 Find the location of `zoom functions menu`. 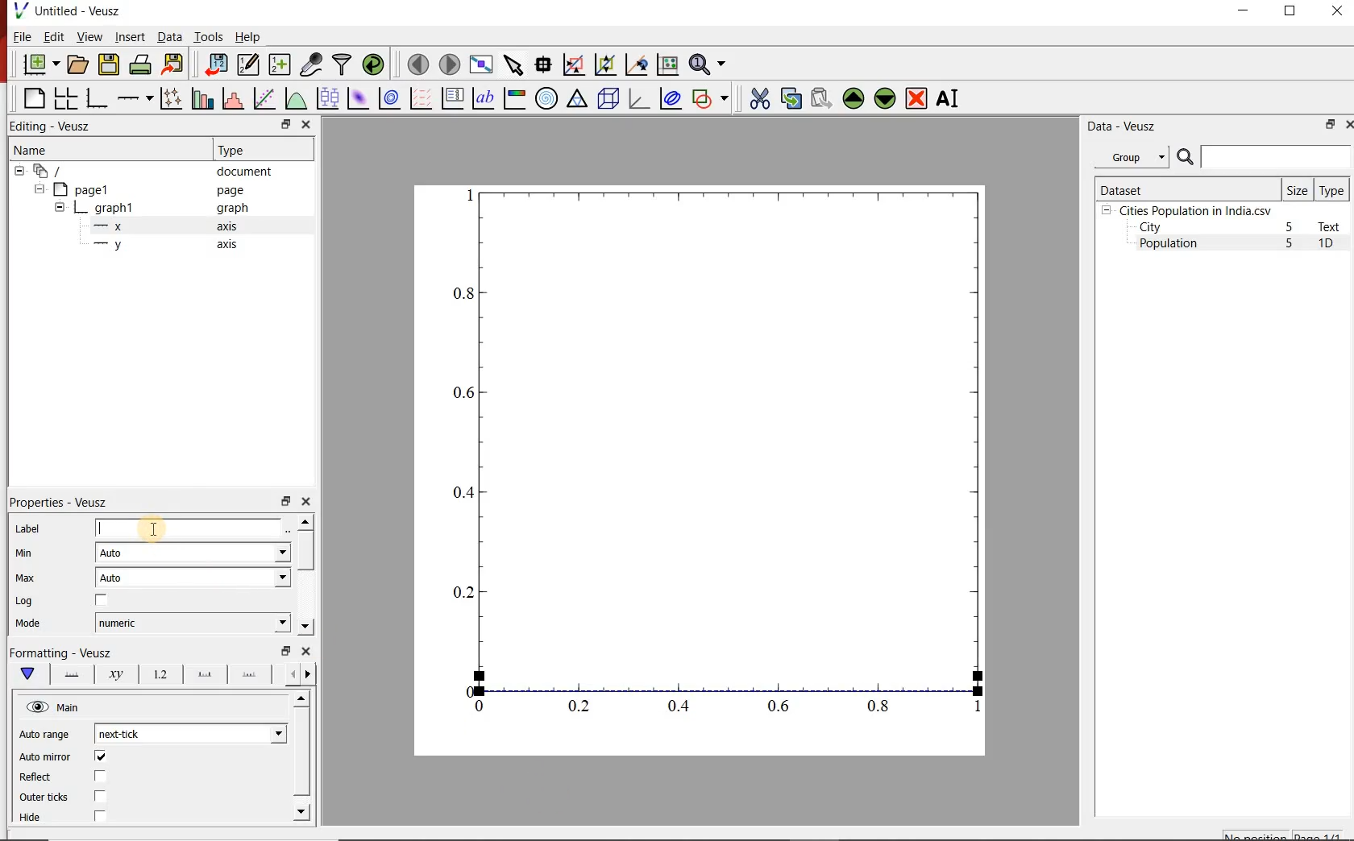

zoom functions menu is located at coordinates (710, 64).